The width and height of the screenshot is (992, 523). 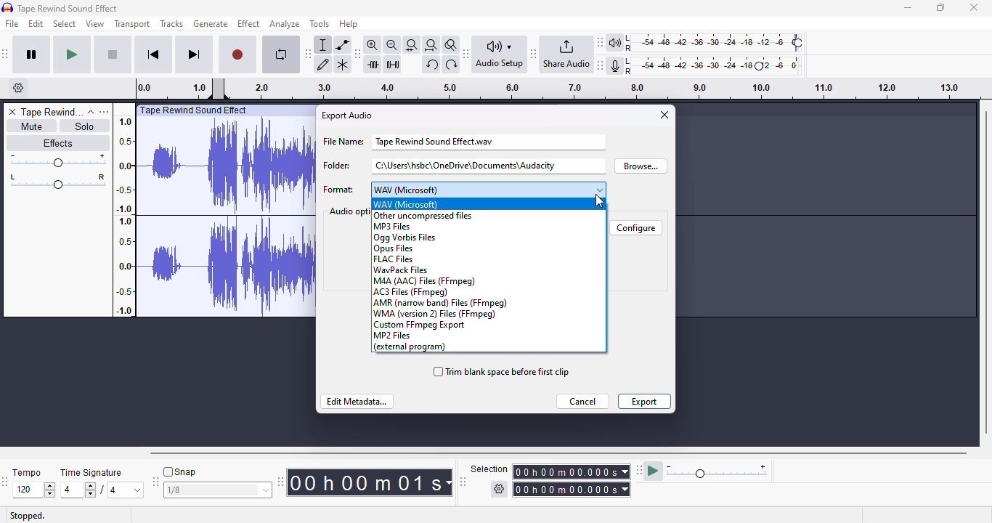 I want to click on zoom out, so click(x=392, y=44).